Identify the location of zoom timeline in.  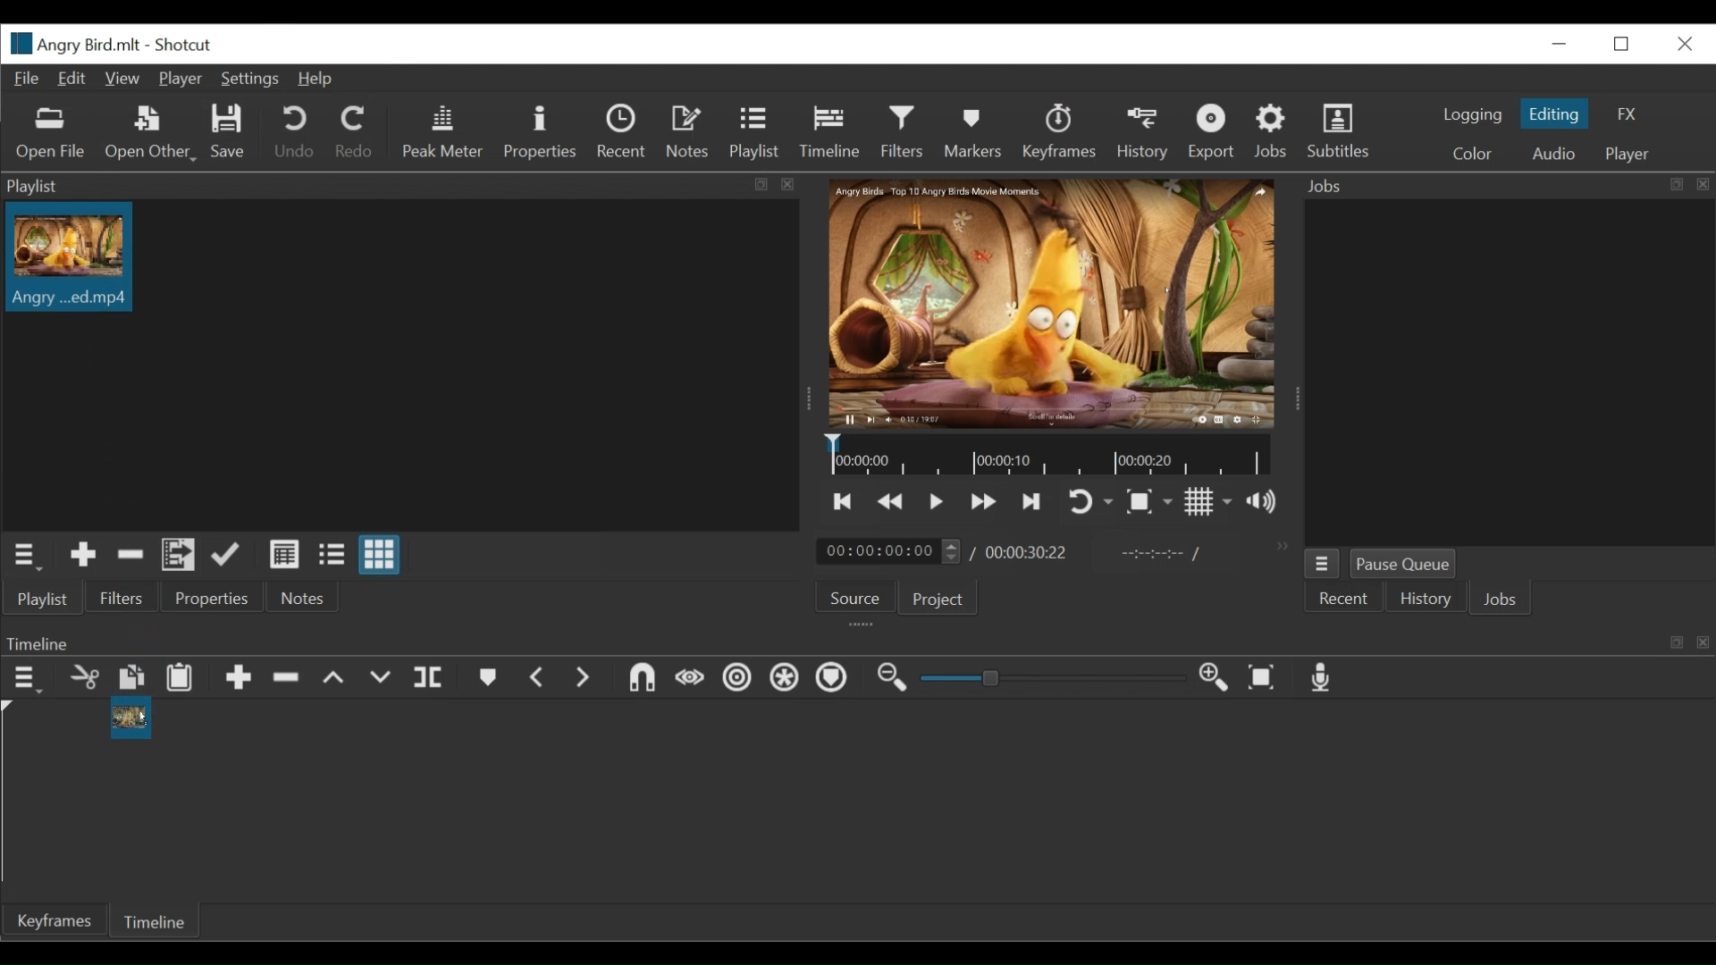
(1214, 677).